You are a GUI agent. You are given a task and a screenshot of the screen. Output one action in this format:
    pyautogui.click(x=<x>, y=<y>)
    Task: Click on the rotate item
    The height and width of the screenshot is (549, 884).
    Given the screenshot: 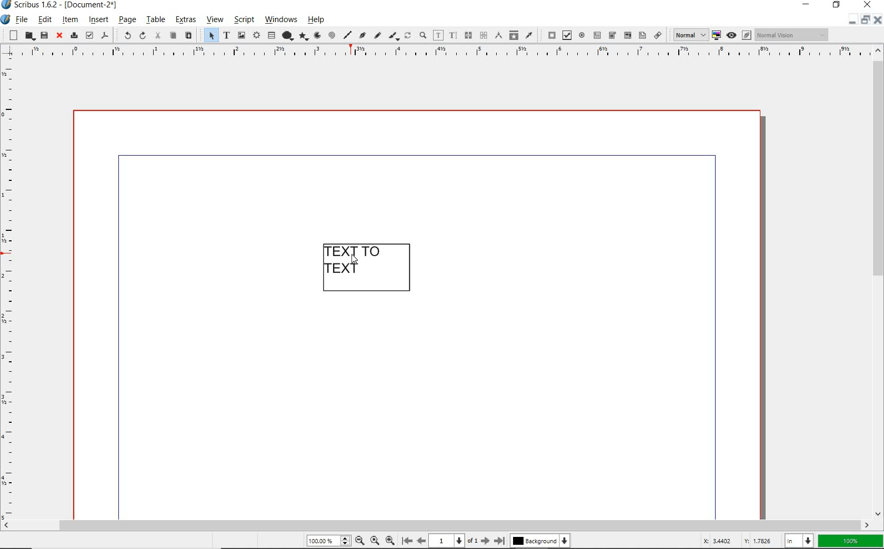 What is the action you would take?
    pyautogui.click(x=407, y=36)
    